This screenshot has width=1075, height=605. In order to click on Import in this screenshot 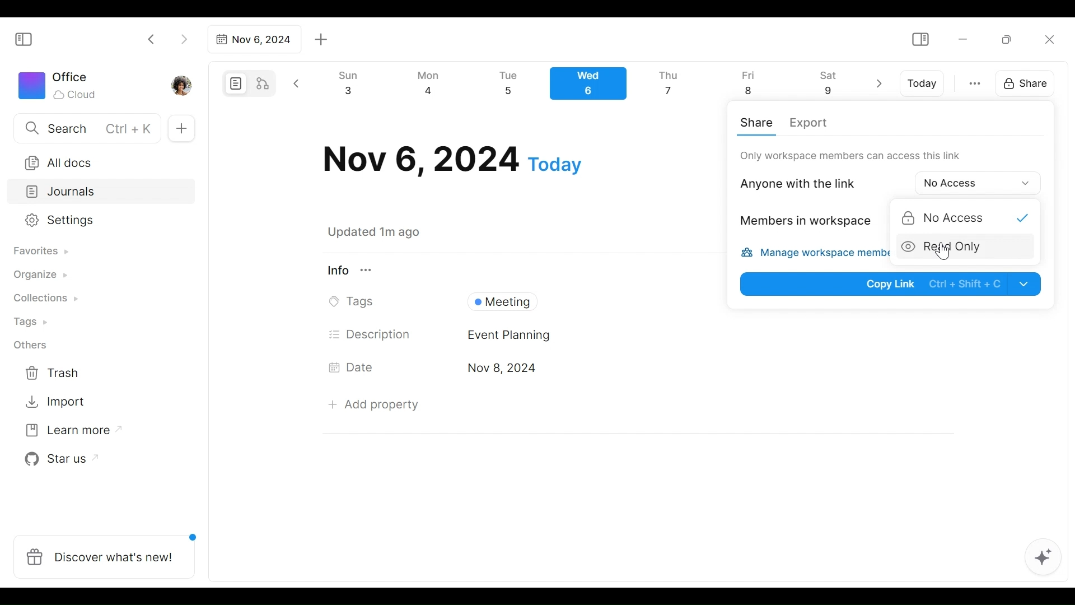, I will do `click(57, 401)`.